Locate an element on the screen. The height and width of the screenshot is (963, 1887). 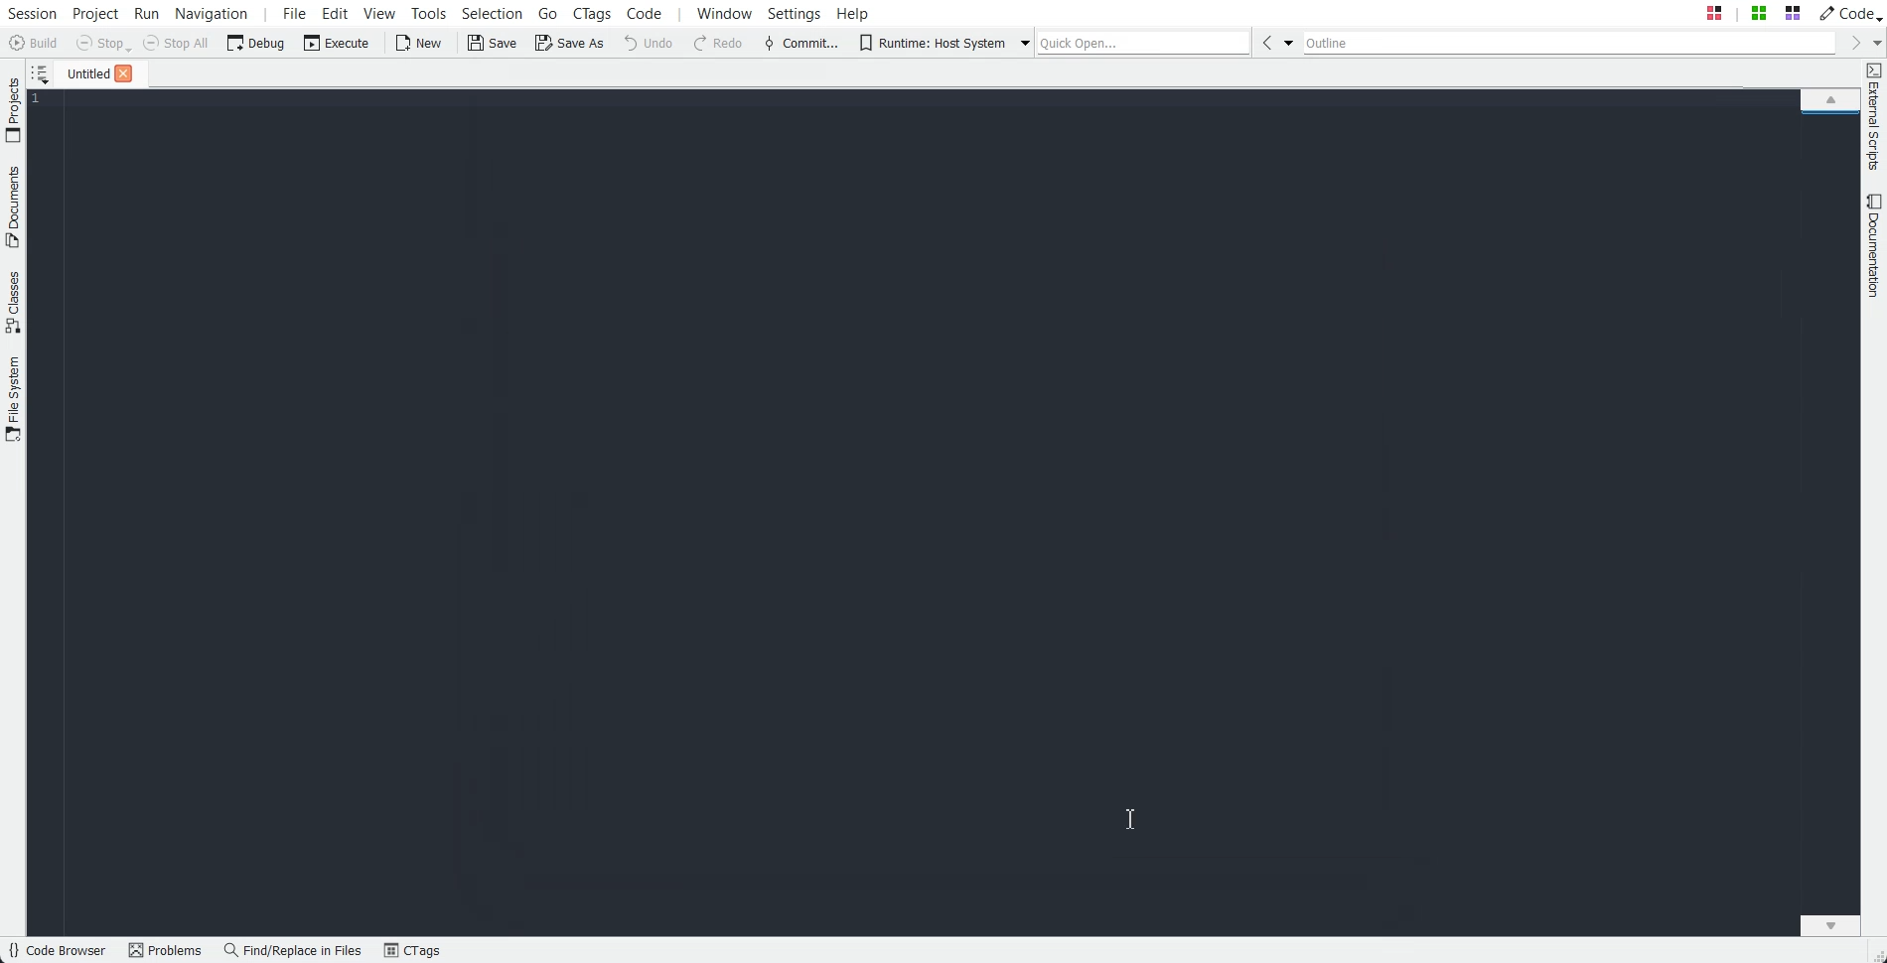
Save is located at coordinates (494, 43).